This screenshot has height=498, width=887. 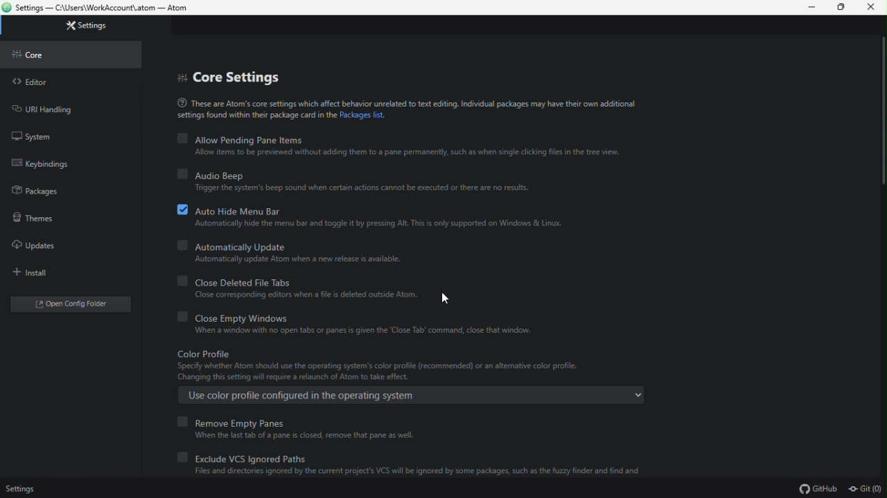 What do you see at coordinates (213, 175) in the screenshot?
I see `Audio Beep` at bounding box center [213, 175].